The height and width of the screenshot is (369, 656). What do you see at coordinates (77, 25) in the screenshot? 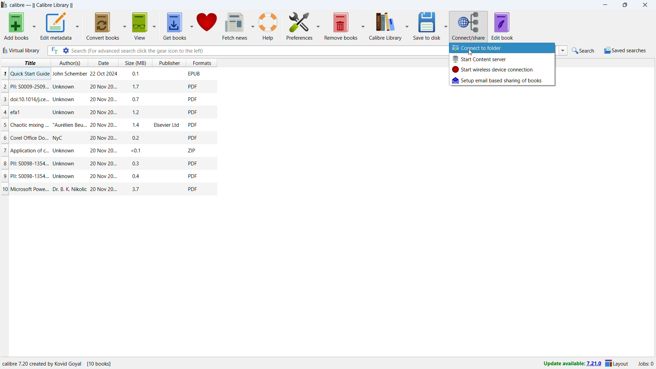
I see `edit metadata options` at bounding box center [77, 25].